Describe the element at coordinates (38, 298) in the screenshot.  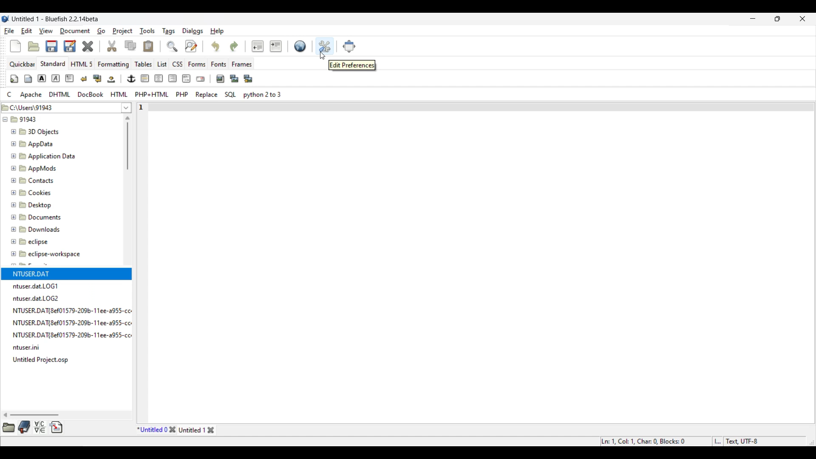
I see `ntuser.dat.LOG2` at that location.